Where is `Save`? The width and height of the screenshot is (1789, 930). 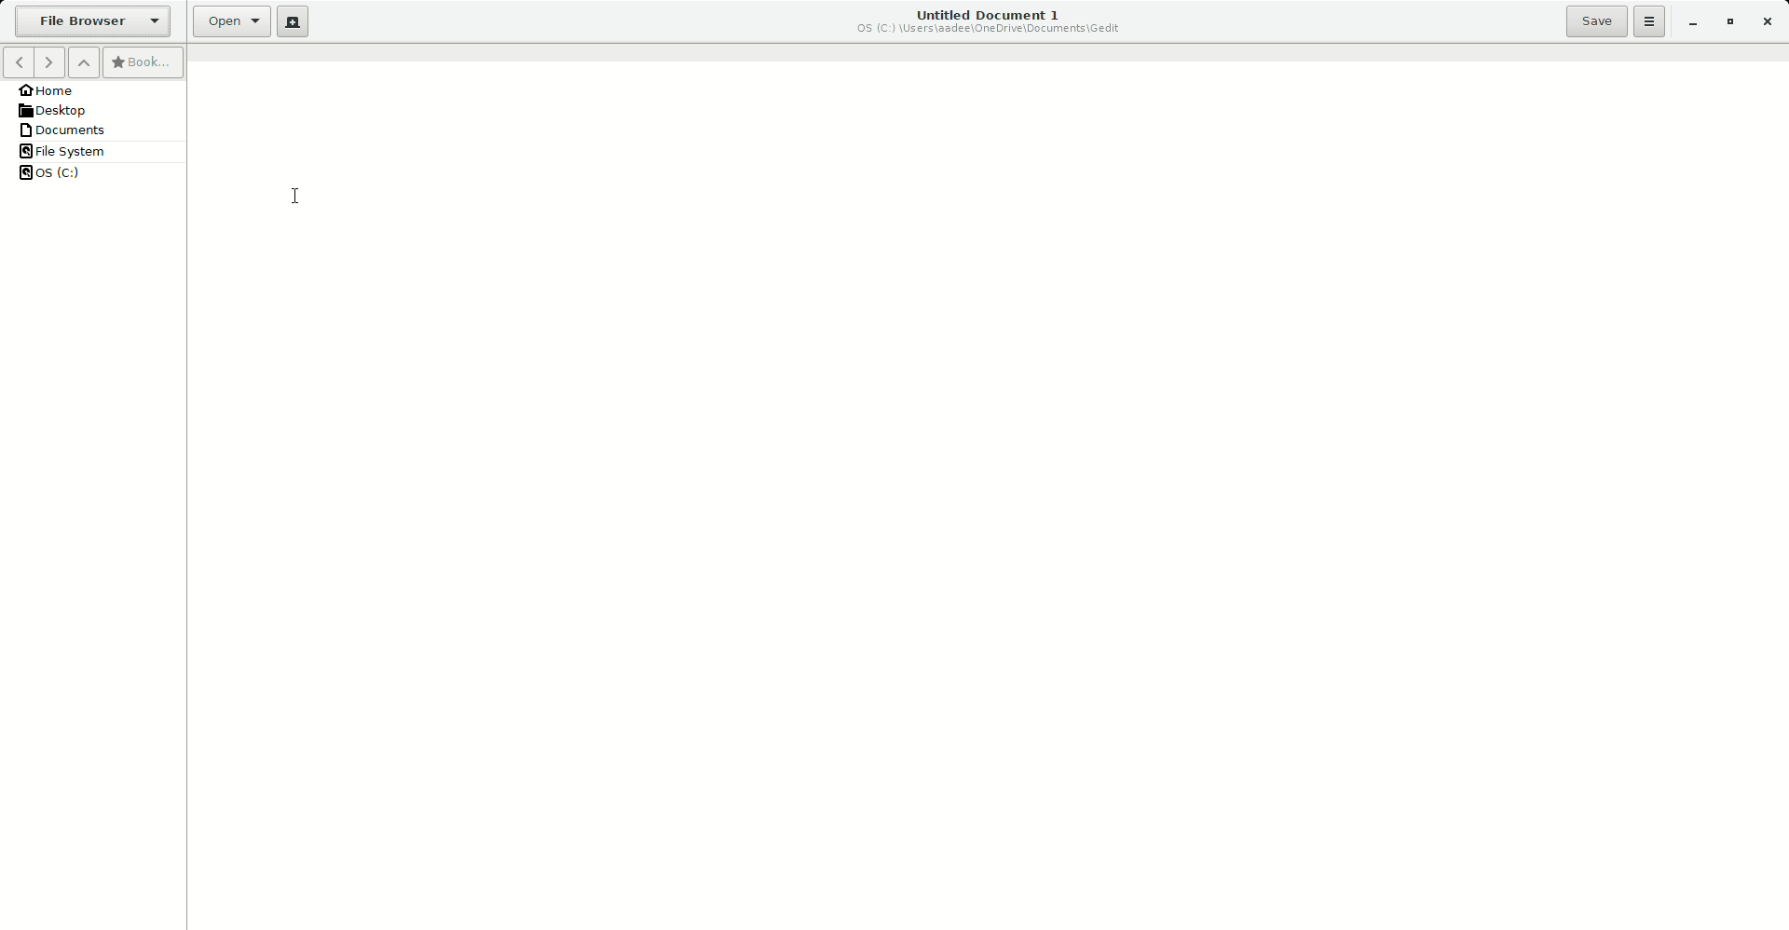 Save is located at coordinates (1598, 22).